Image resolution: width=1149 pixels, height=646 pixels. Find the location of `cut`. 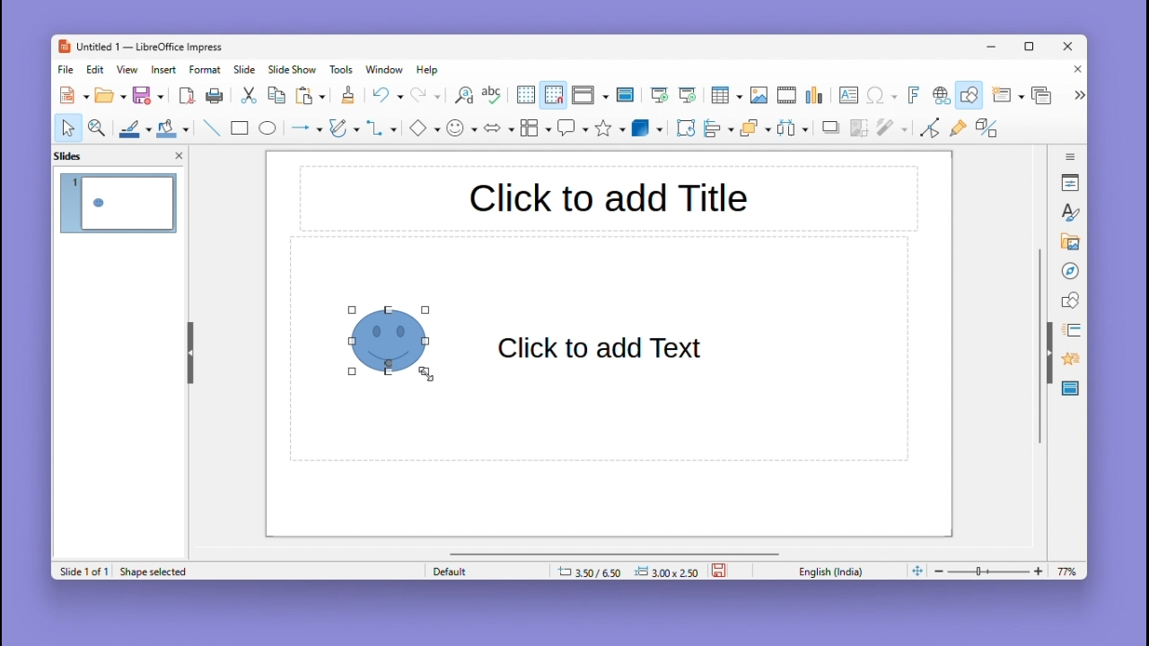

cut is located at coordinates (250, 96).